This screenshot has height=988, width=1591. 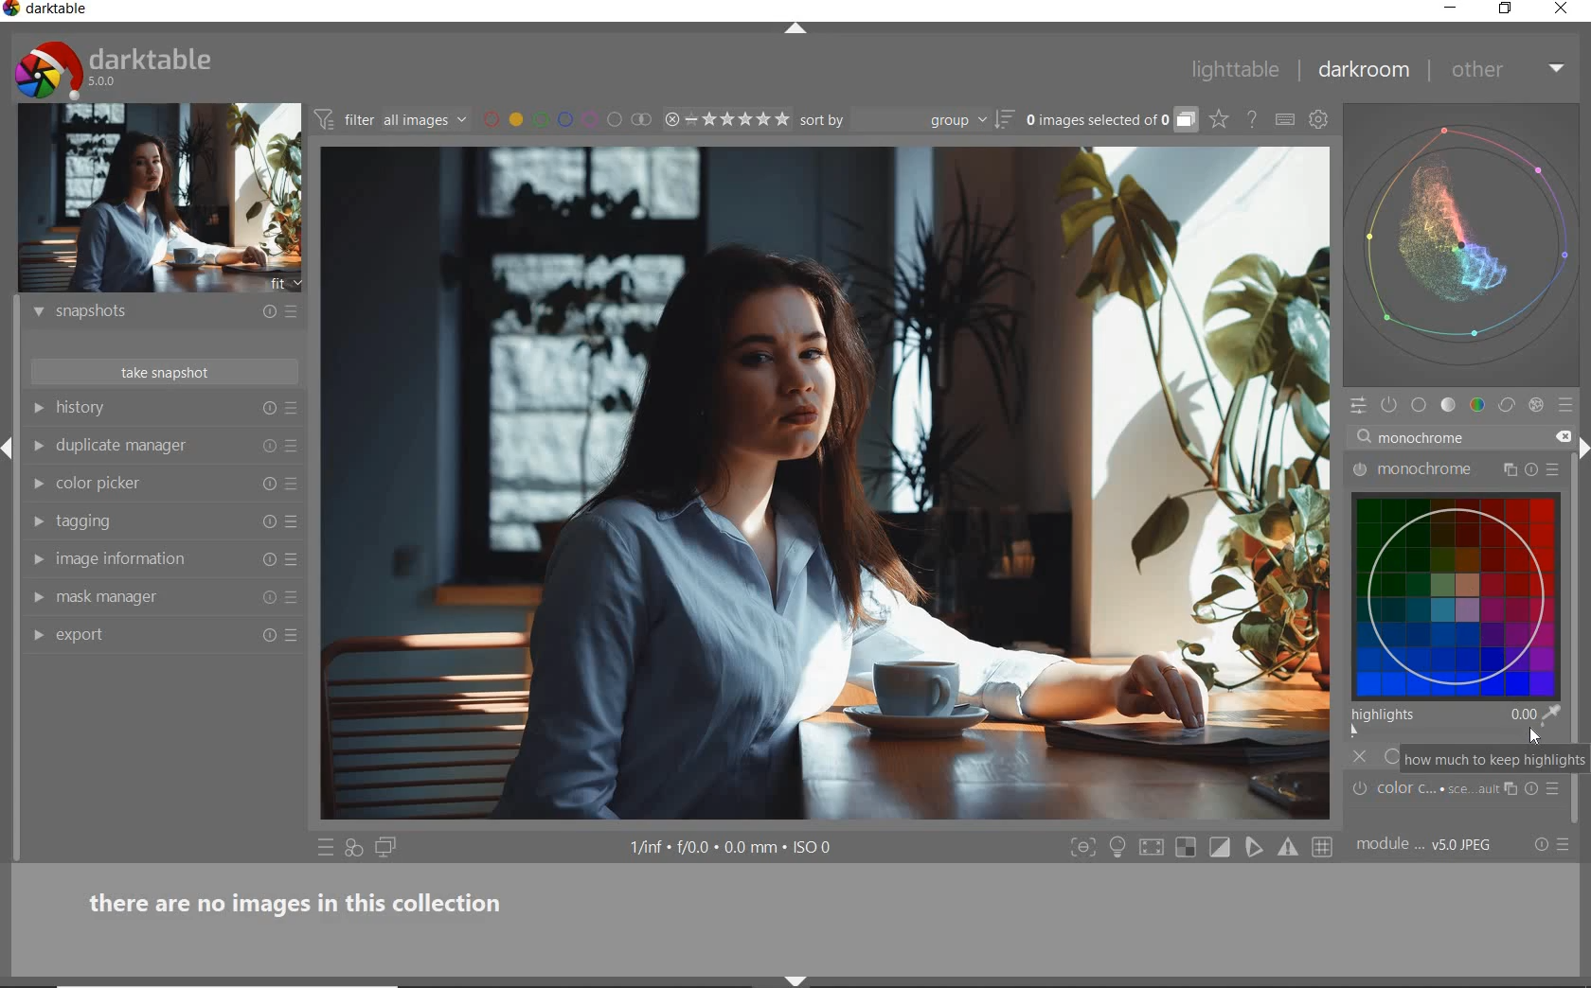 What do you see at coordinates (1421, 436) in the screenshot?
I see `input value` at bounding box center [1421, 436].